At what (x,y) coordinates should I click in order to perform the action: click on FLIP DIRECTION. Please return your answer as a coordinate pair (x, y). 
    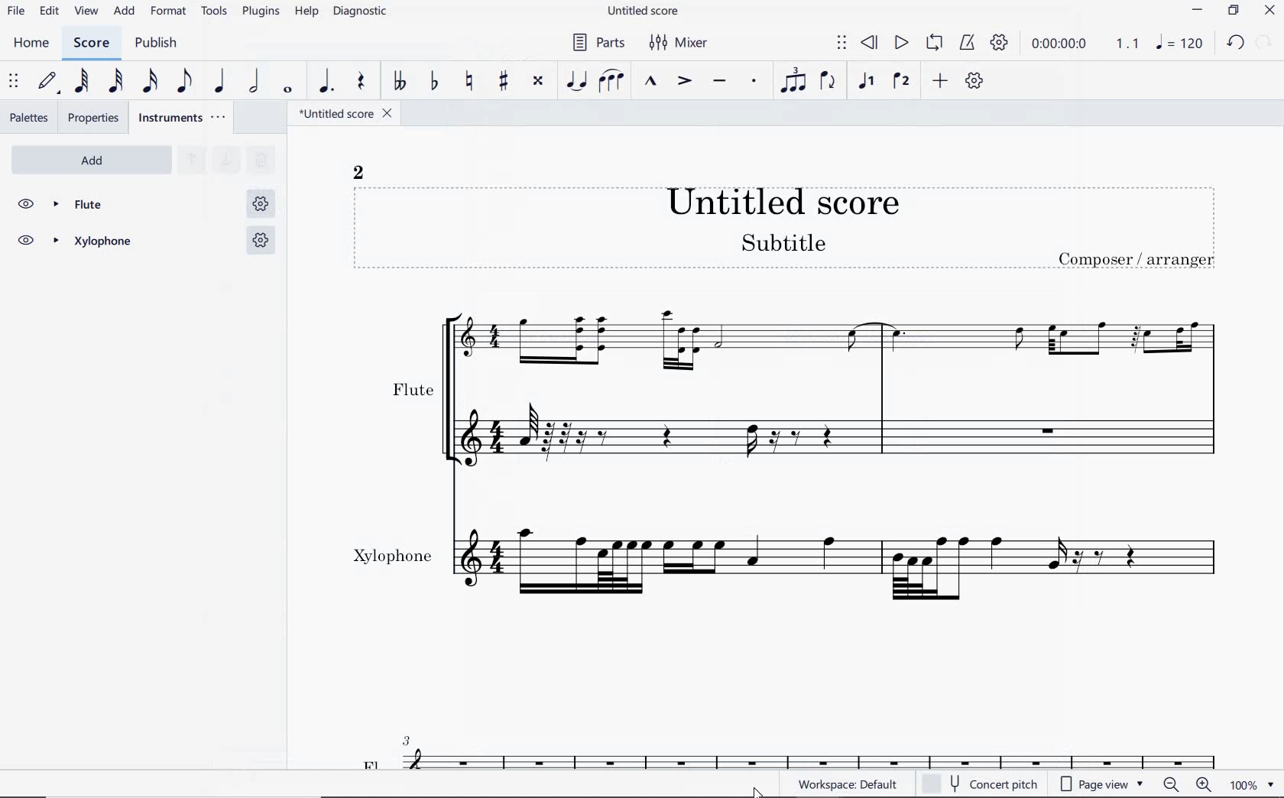
    Looking at the image, I should click on (828, 83).